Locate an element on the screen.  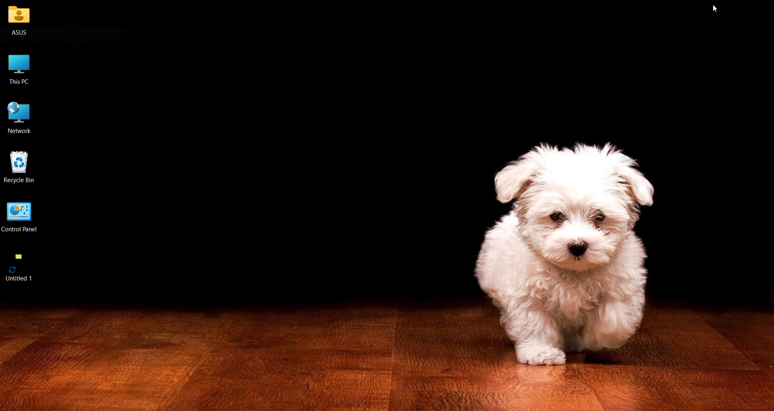
this pc is located at coordinates (20, 67).